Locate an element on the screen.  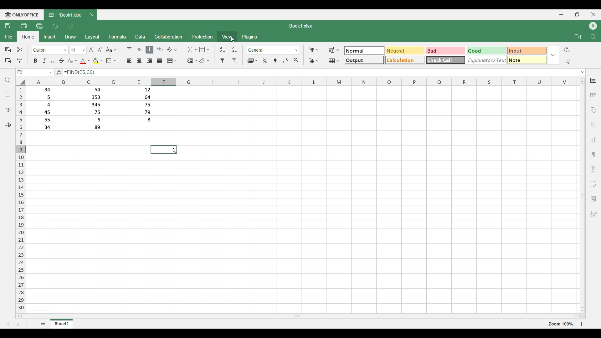
Spell check is located at coordinates (8, 110).